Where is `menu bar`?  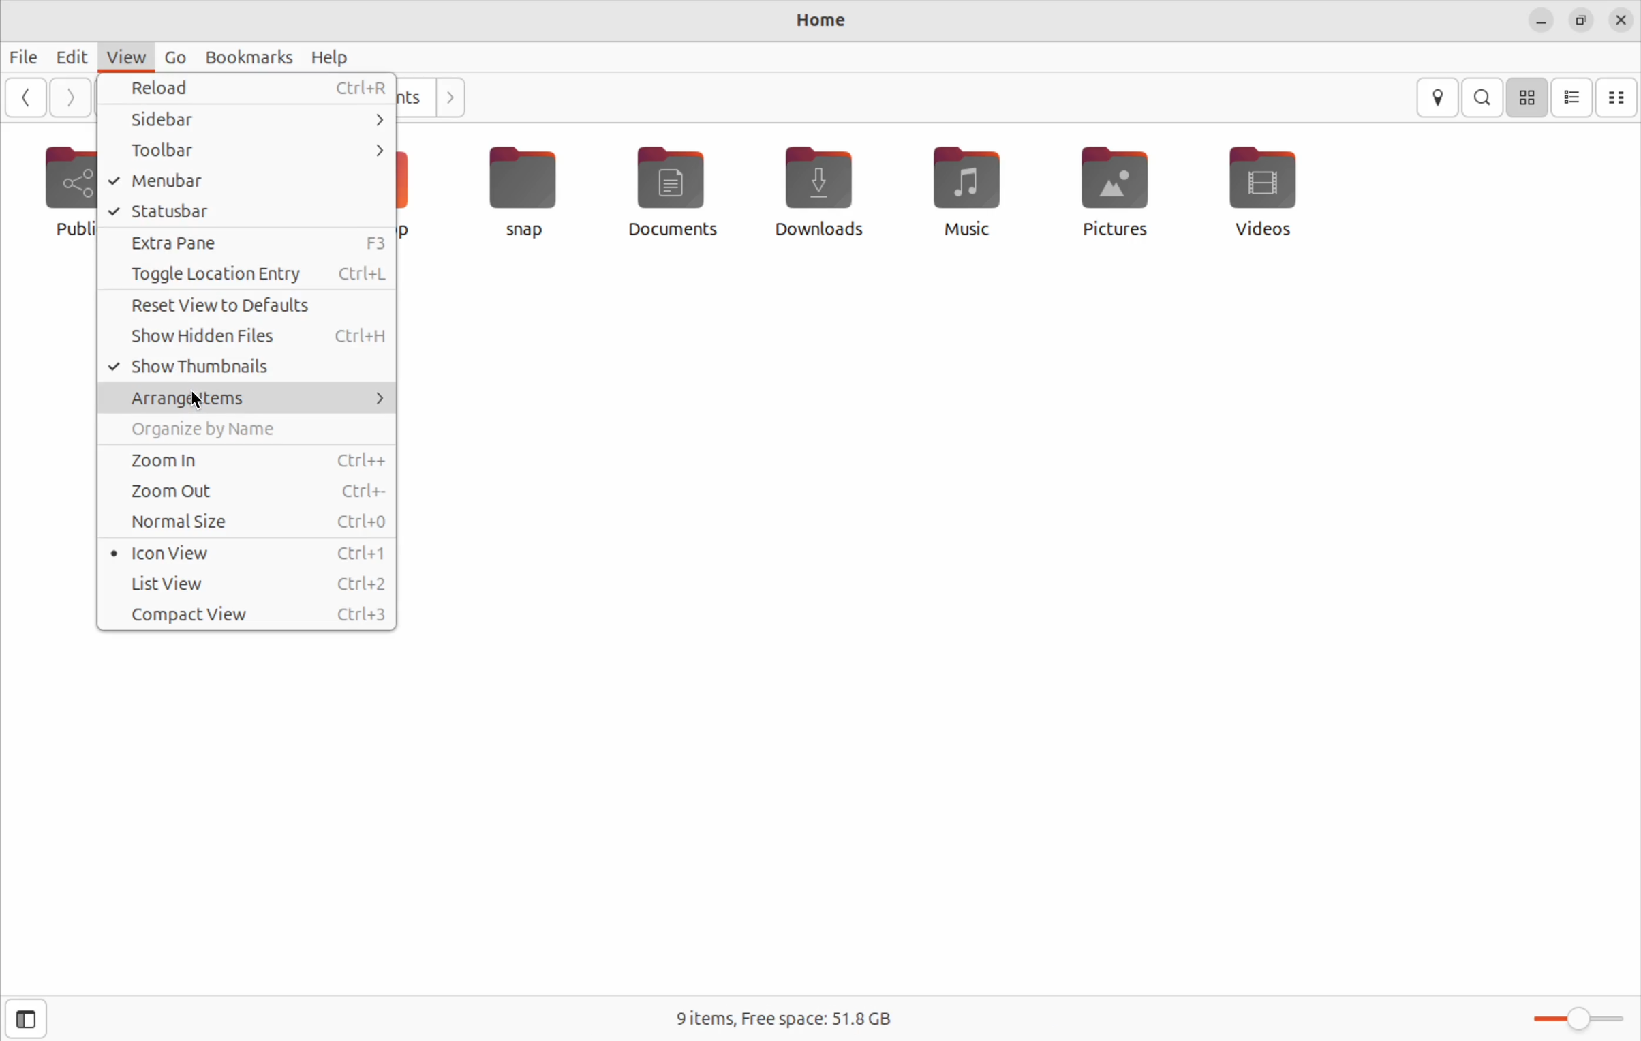
menu bar is located at coordinates (251, 181).